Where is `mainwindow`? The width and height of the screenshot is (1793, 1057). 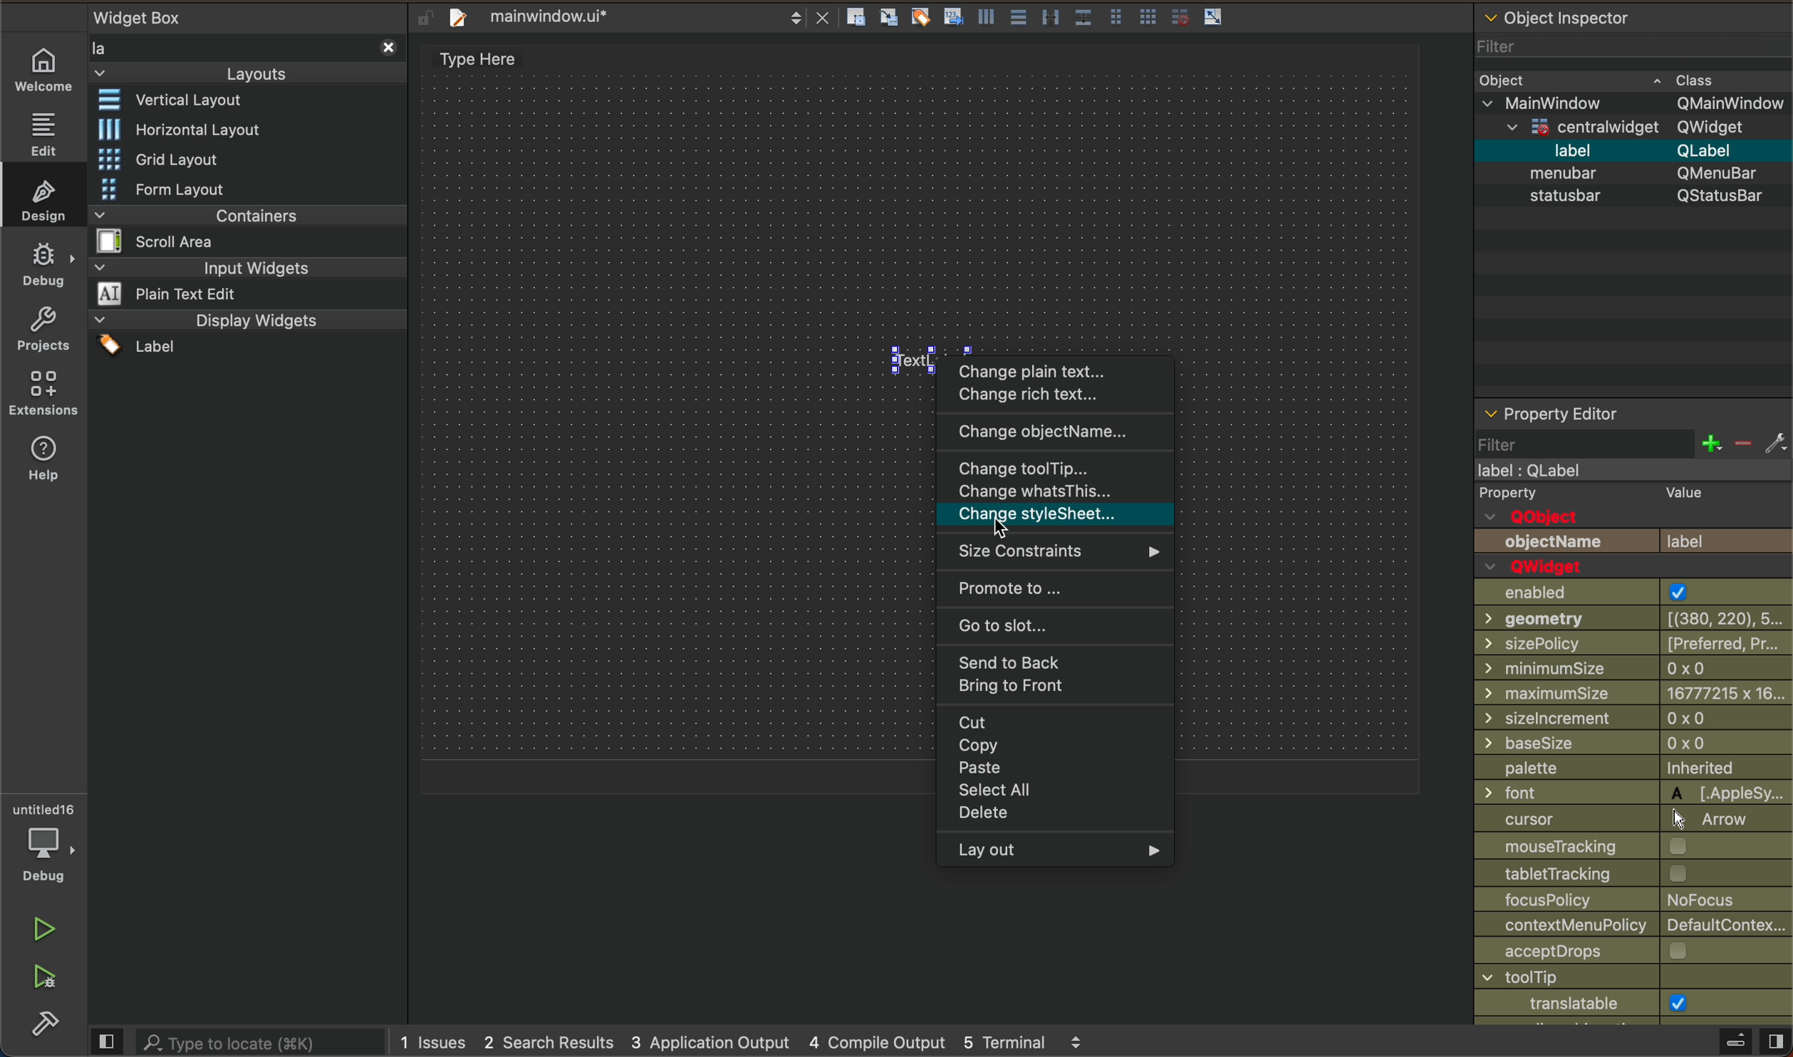
mainwindow is located at coordinates (1636, 103).